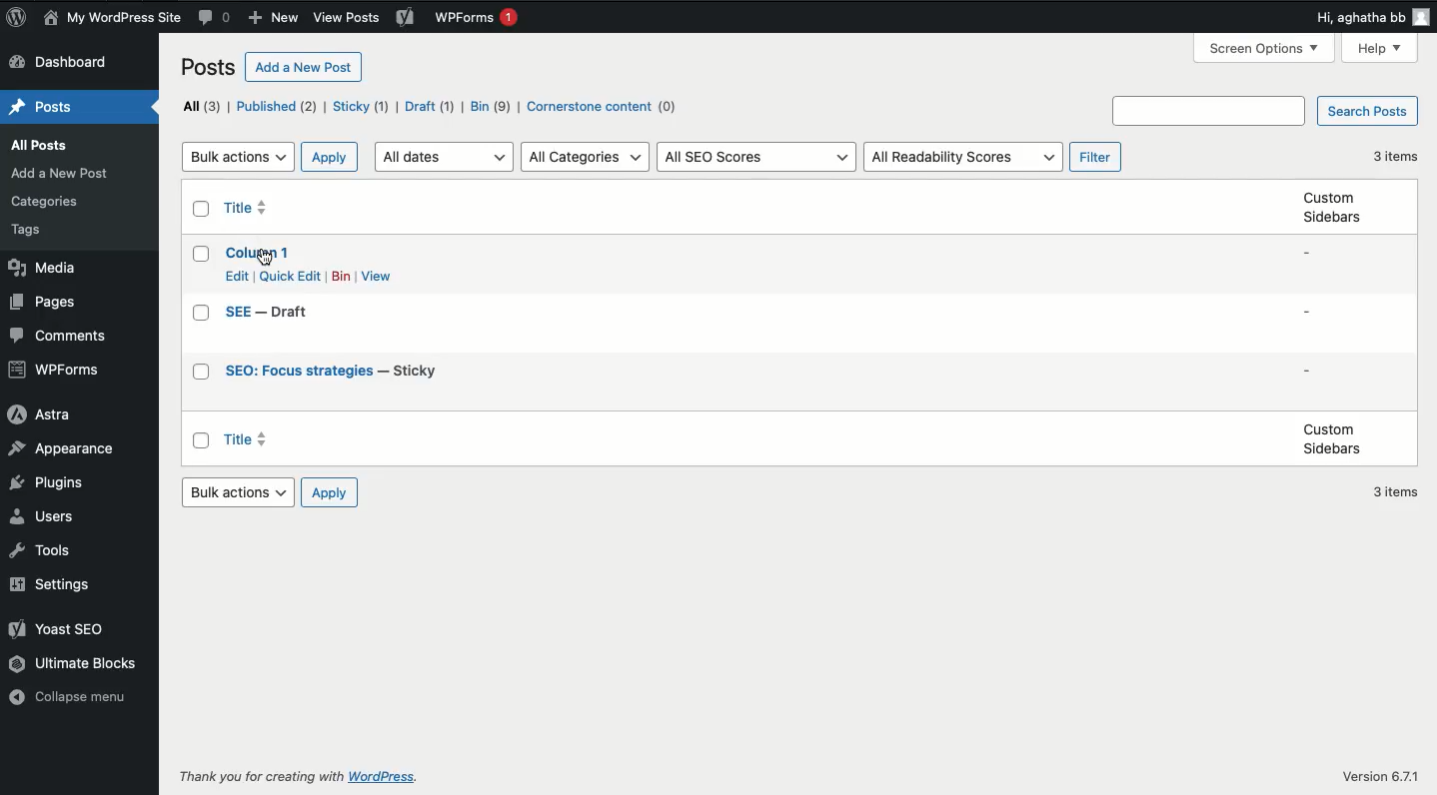 The height and width of the screenshot is (795, 1437). What do you see at coordinates (343, 277) in the screenshot?
I see `Bin` at bounding box center [343, 277].